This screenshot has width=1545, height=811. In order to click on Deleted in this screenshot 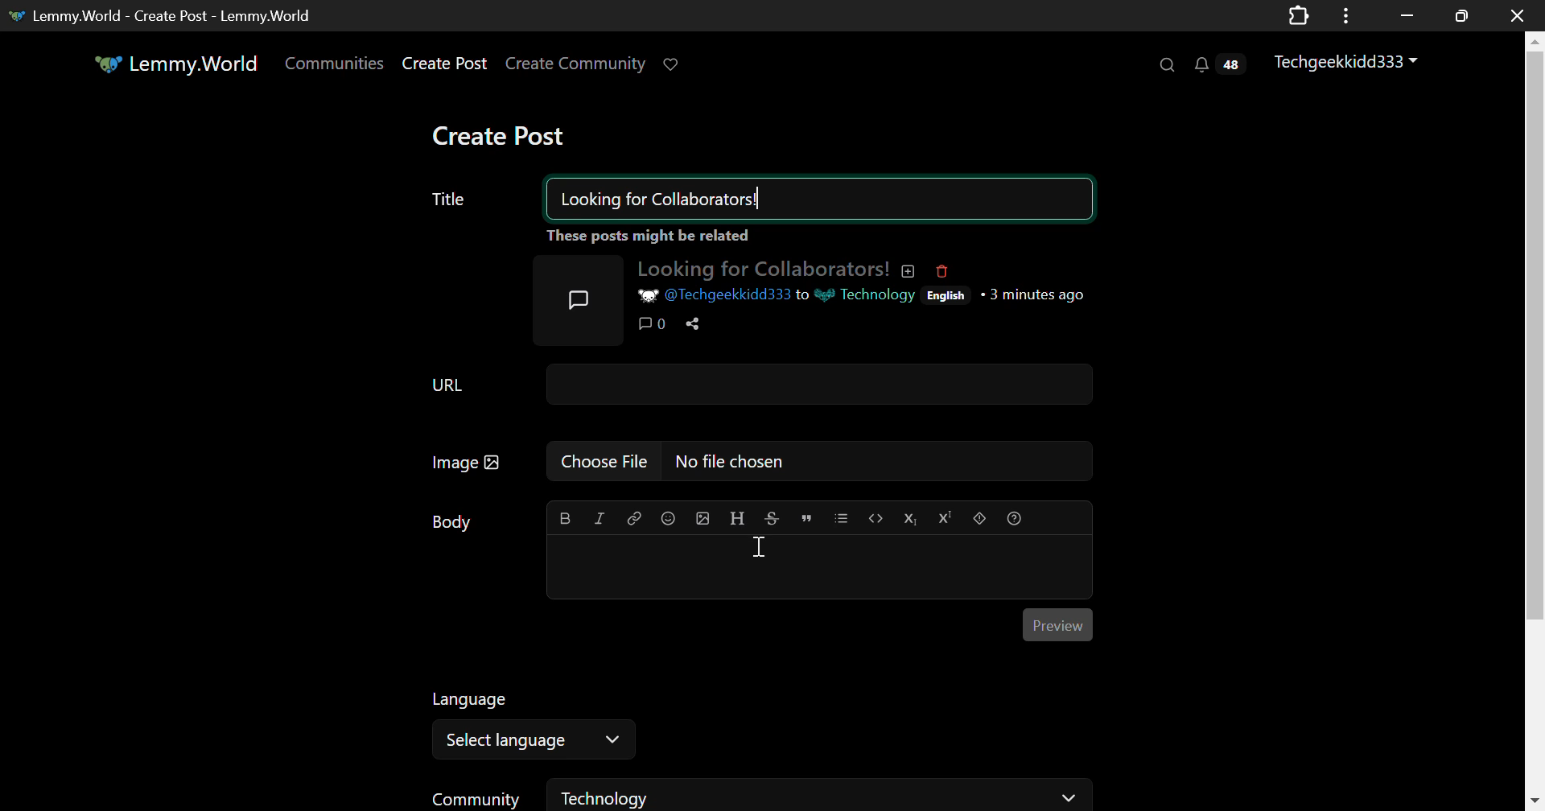, I will do `click(941, 270)`.